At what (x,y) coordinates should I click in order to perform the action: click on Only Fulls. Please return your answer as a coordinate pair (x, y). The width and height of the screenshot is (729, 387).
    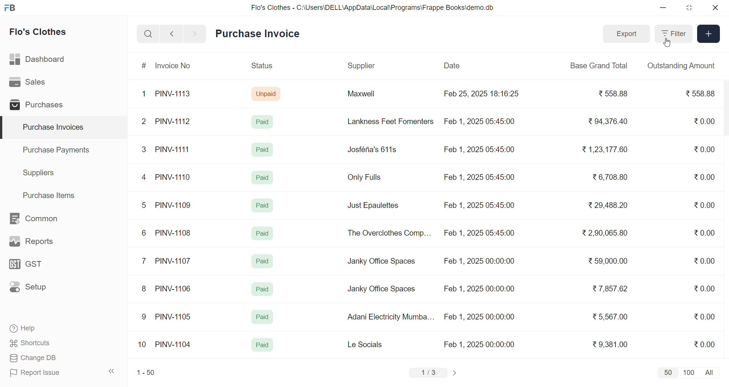
    Looking at the image, I should click on (368, 179).